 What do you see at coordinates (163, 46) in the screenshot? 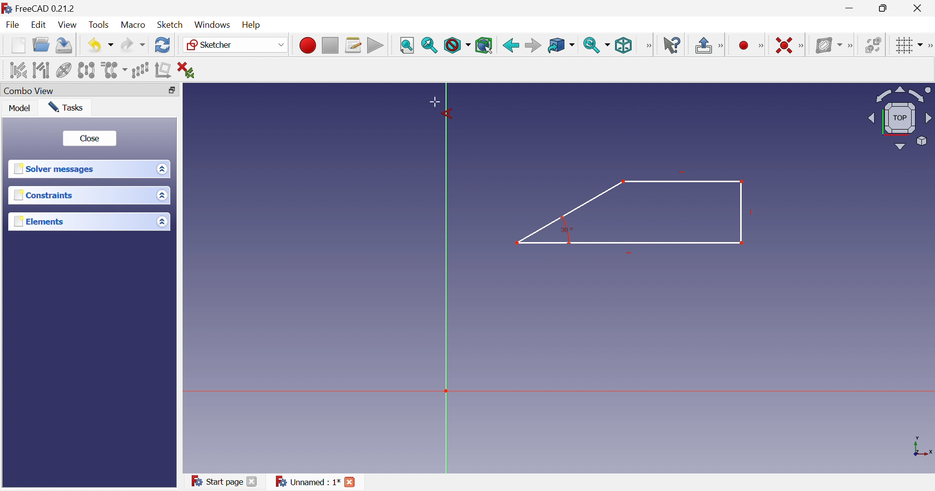
I see `Refresh` at bounding box center [163, 46].